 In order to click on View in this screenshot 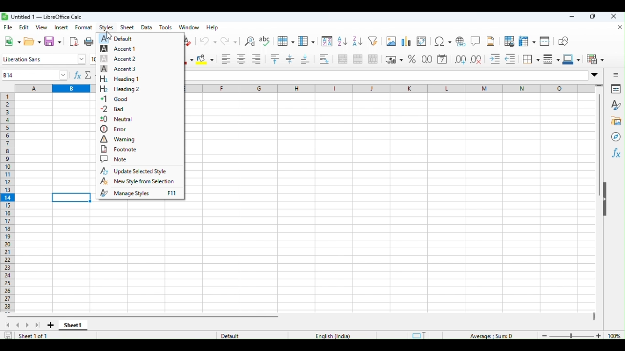, I will do `click(42, 26)`.